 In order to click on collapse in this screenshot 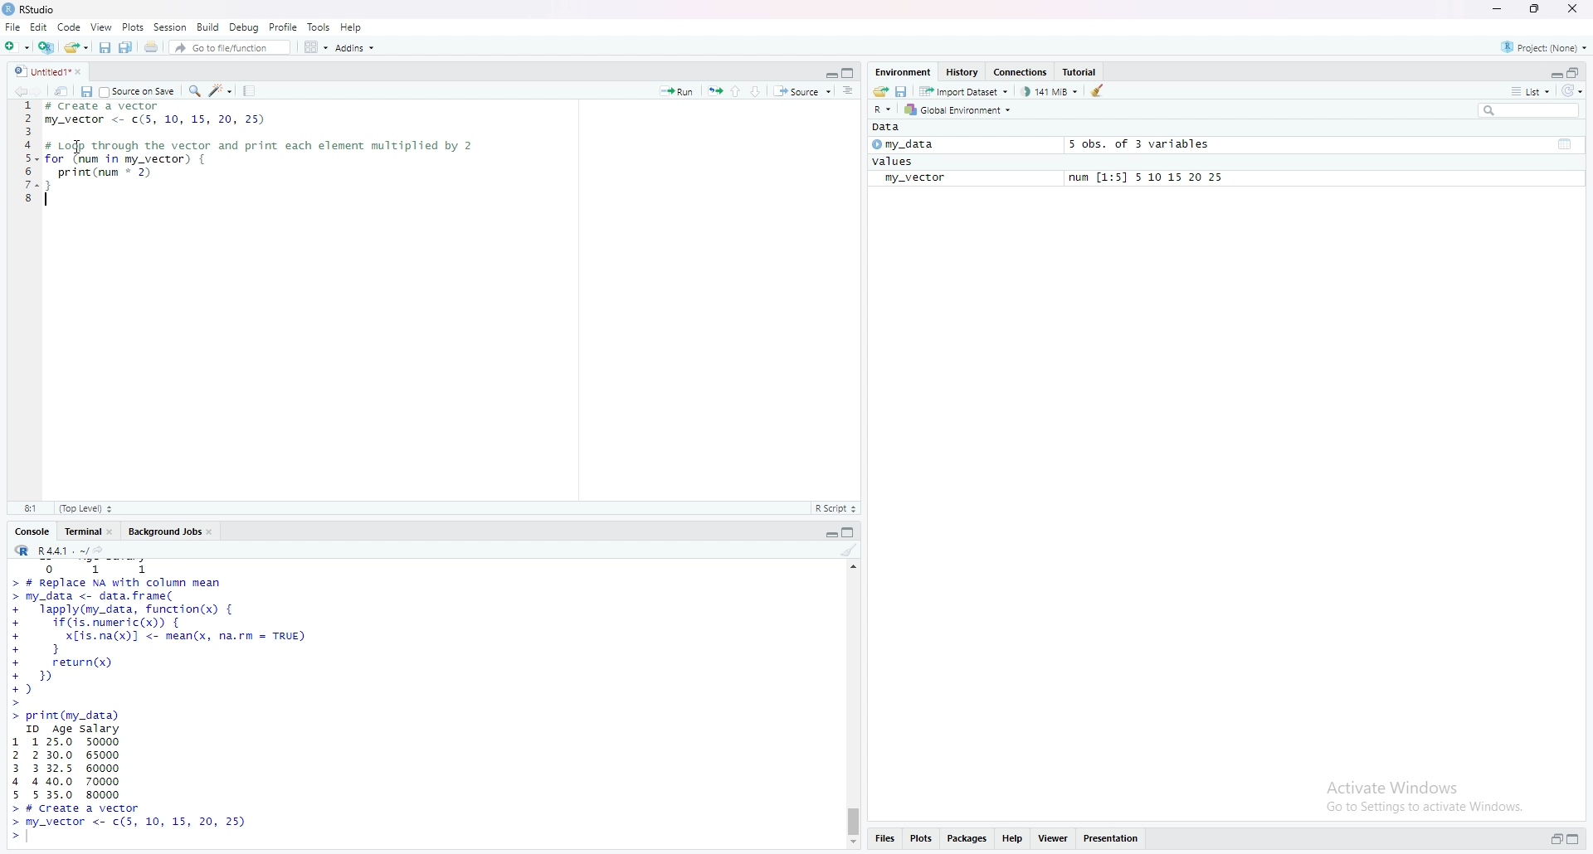, I will do `click(1567, 144)`.